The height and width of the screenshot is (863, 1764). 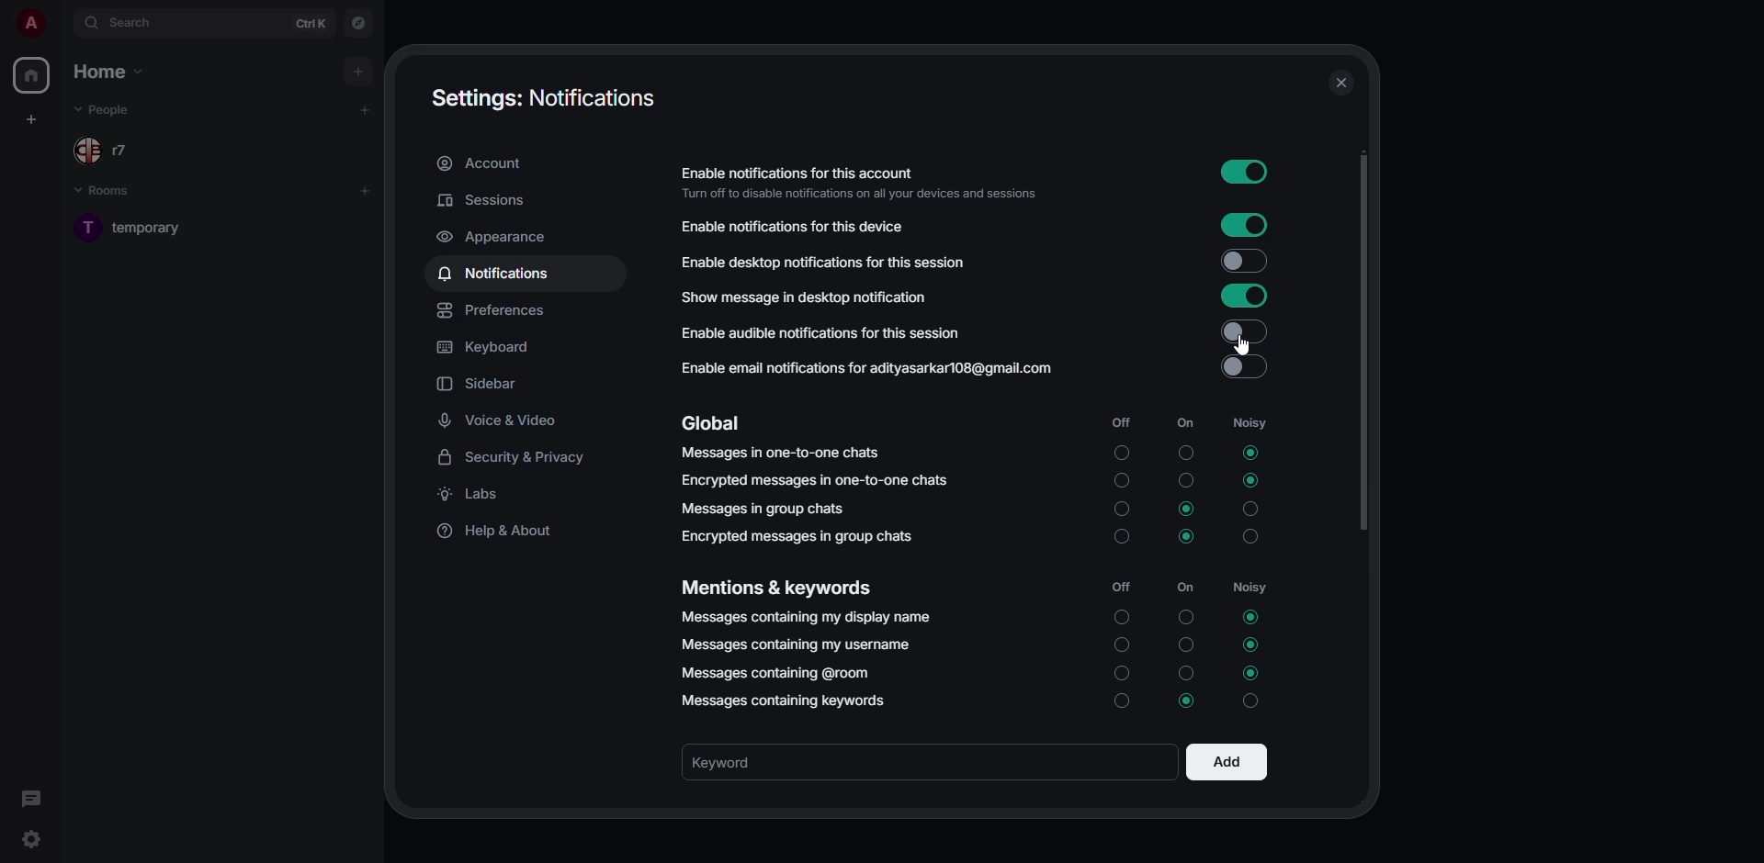 What do you see at coordinates (519, 455) in the screenshot?
I see `security & privacy` at bounding box center [519, 455].